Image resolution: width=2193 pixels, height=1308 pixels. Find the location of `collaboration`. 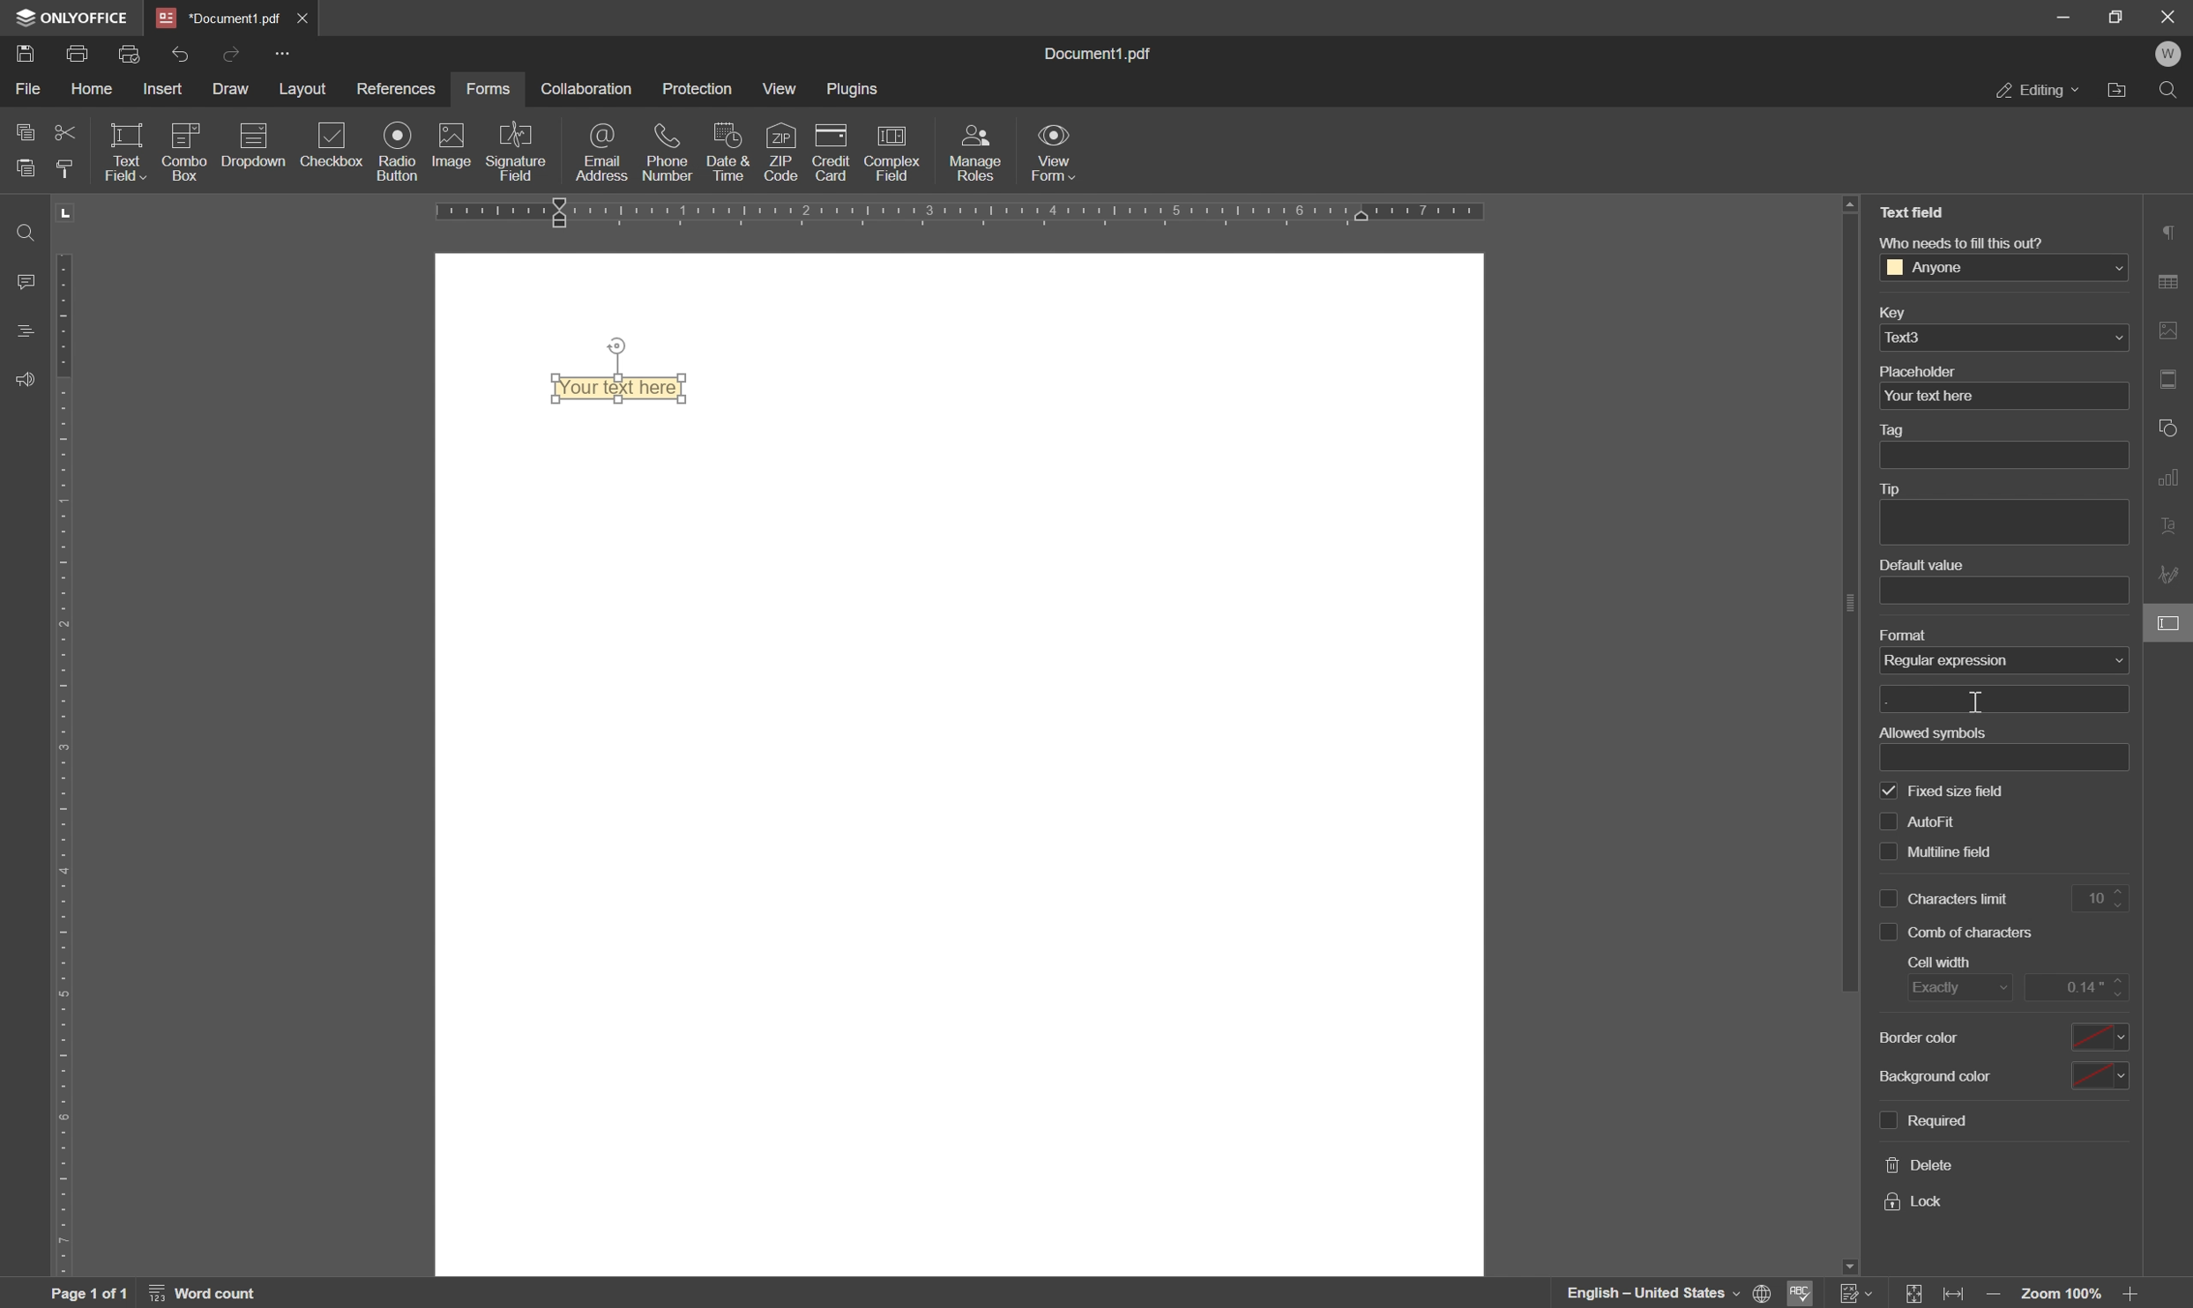

collaboration is located at coordinates (585, 88).